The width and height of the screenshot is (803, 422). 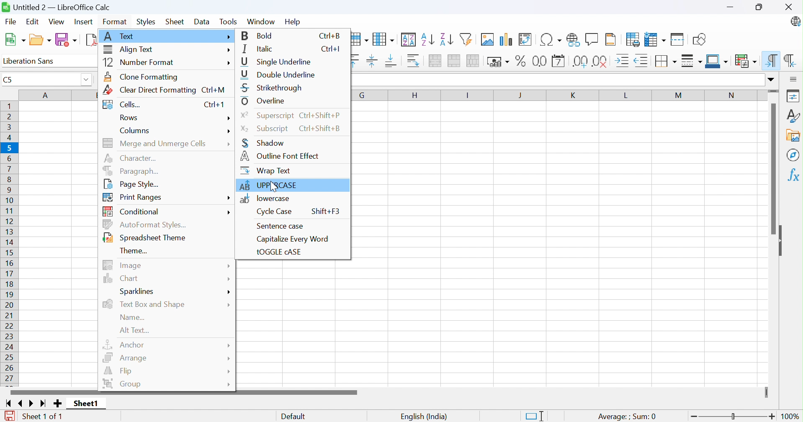 I want to click on Conditional, so click(x=134, y=211).